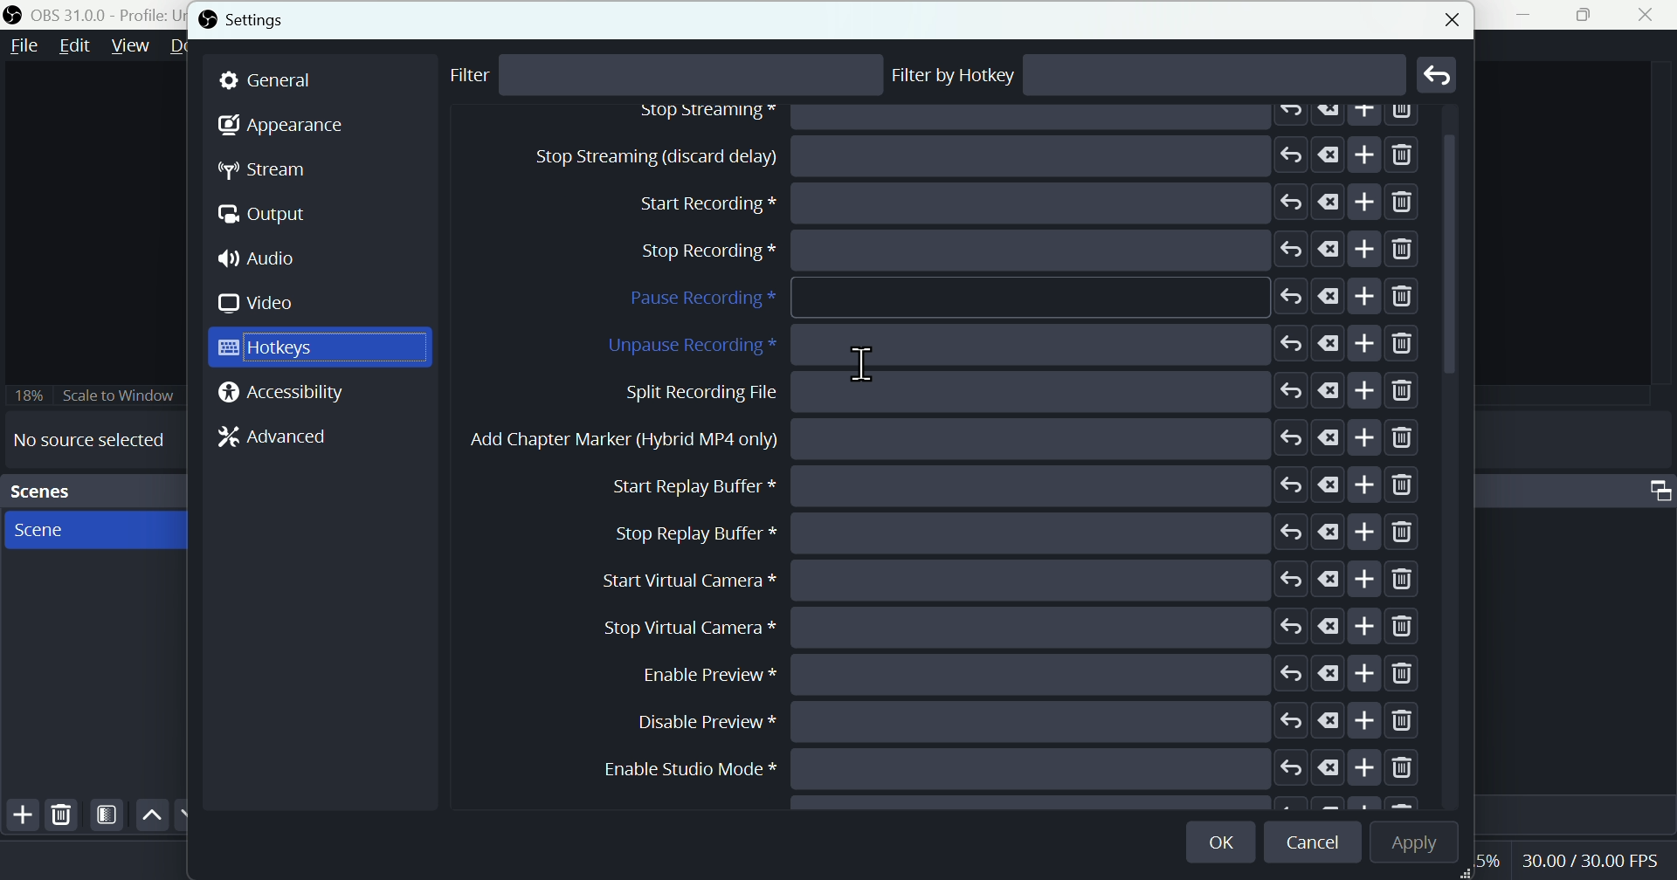  I want to click on Stop streaming, so click(969, 154).